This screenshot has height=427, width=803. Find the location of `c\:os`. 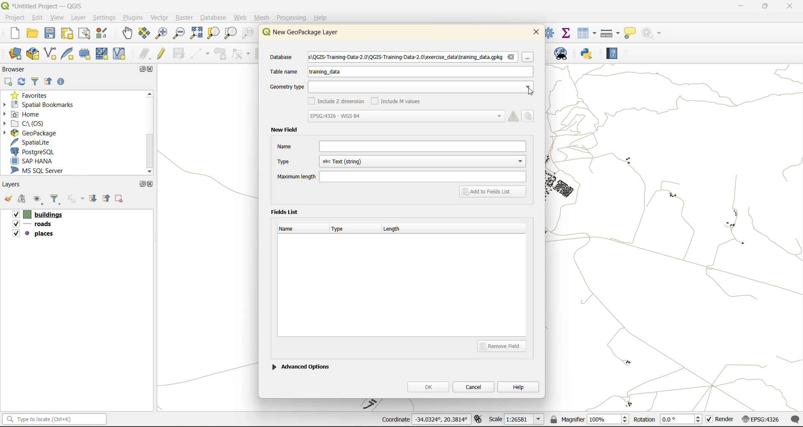

c\:os is located at coordinates (31, 123).